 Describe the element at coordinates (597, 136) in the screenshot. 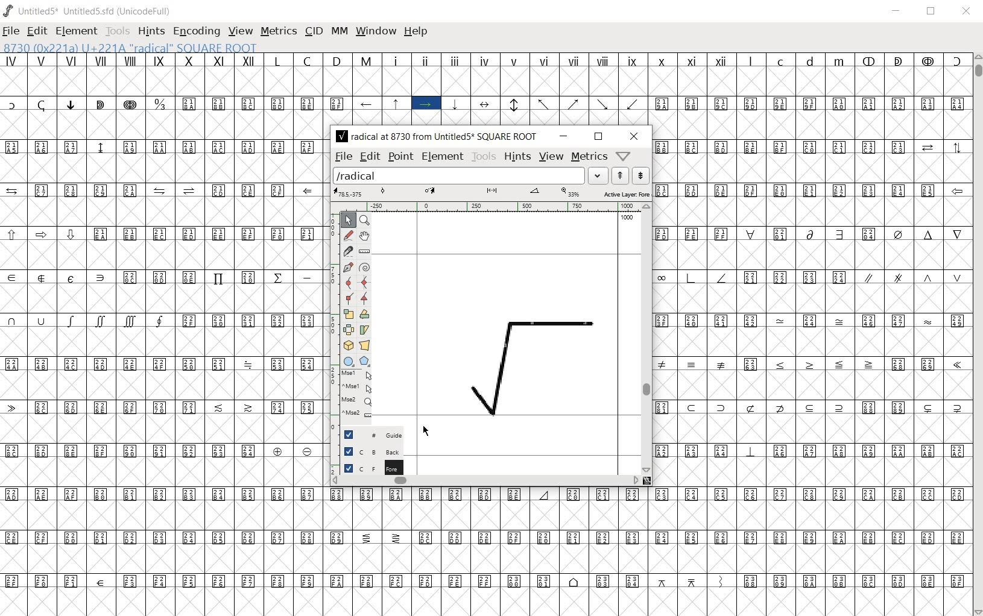

I see `restore down` at that location.